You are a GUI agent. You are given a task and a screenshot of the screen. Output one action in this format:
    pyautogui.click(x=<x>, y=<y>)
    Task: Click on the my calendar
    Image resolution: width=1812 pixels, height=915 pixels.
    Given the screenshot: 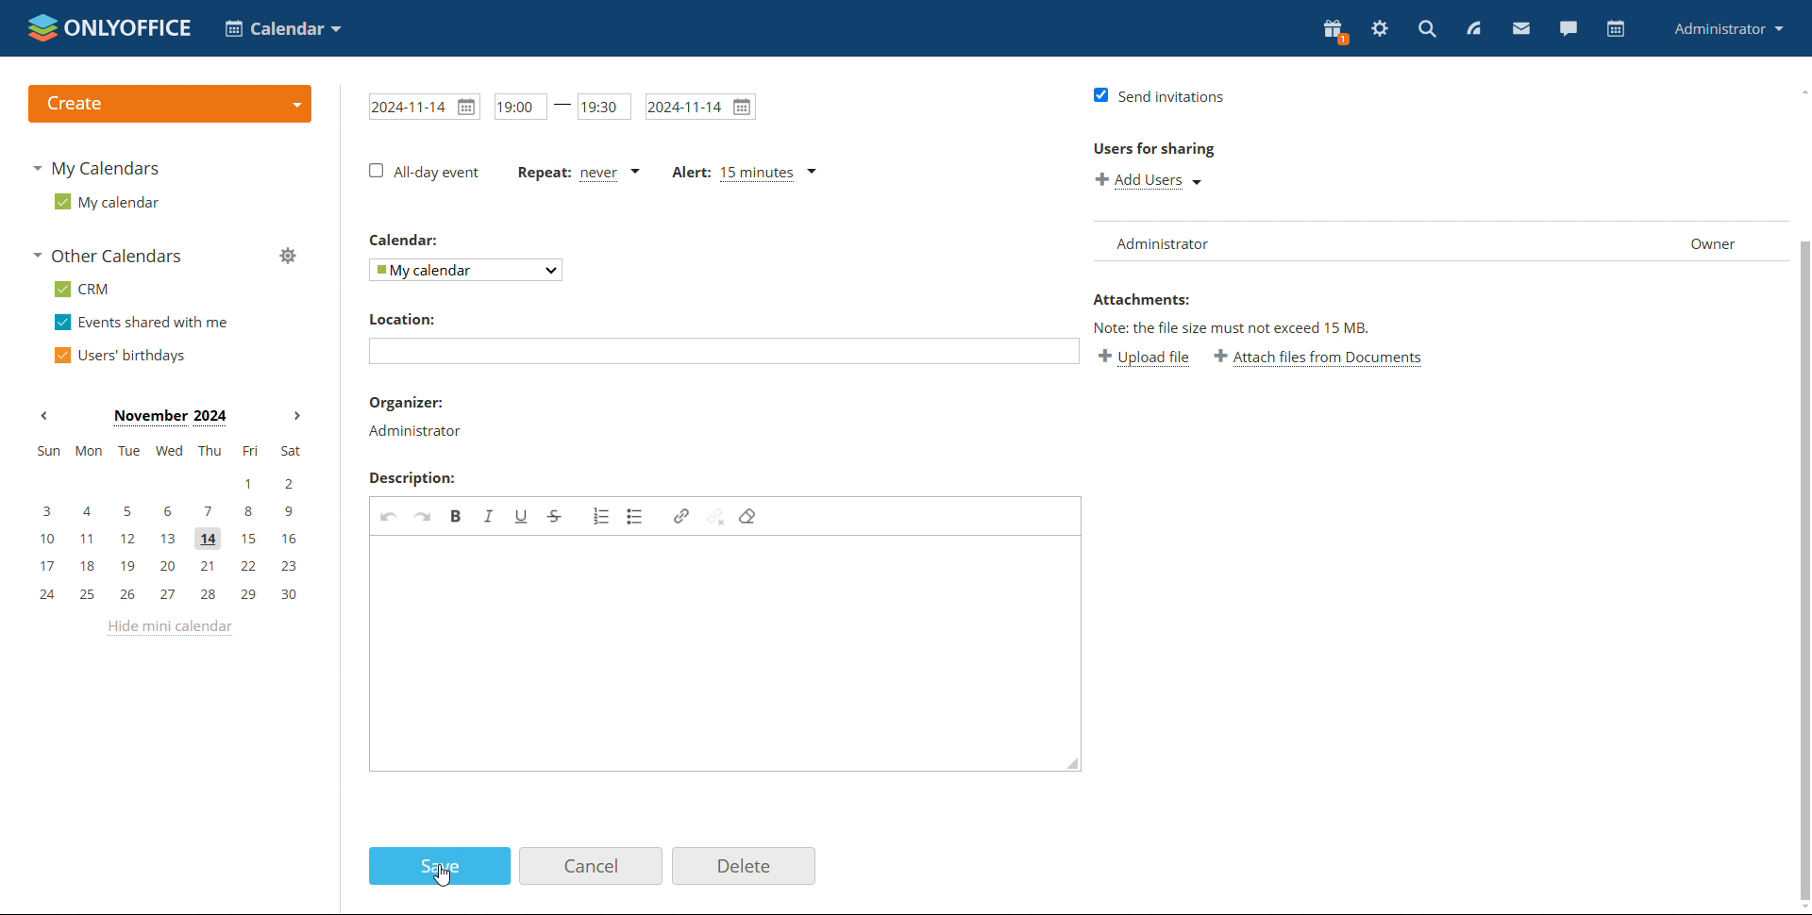 What is the action you would take?
    pyautogui.click(x=466, y=269)
    